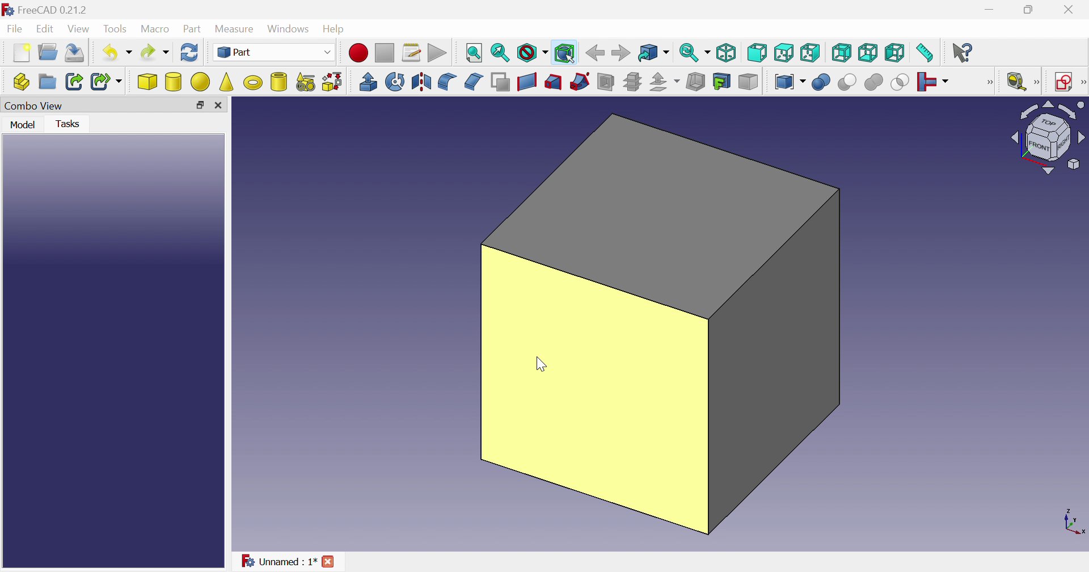 The width and height of the screenshot is (1089, 572). I want to click on Mirroring..., so click(420, 82).